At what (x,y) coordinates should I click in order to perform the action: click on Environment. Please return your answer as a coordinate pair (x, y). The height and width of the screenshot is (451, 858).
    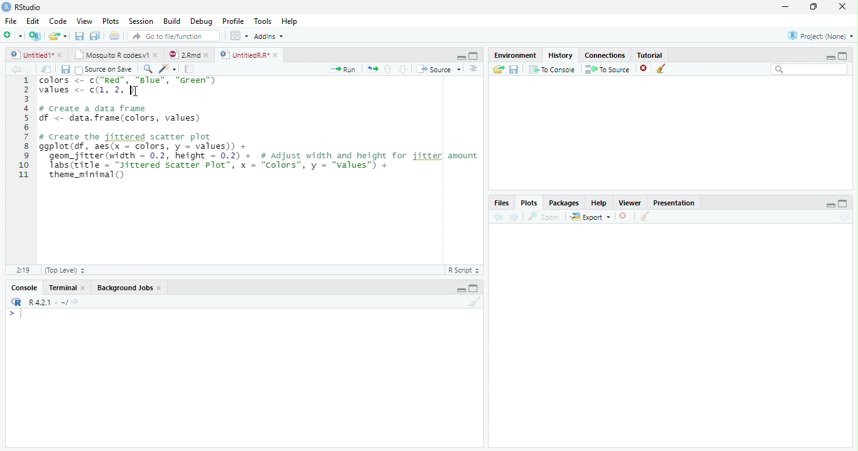
    Looking at the image, I should click on (514, 55).